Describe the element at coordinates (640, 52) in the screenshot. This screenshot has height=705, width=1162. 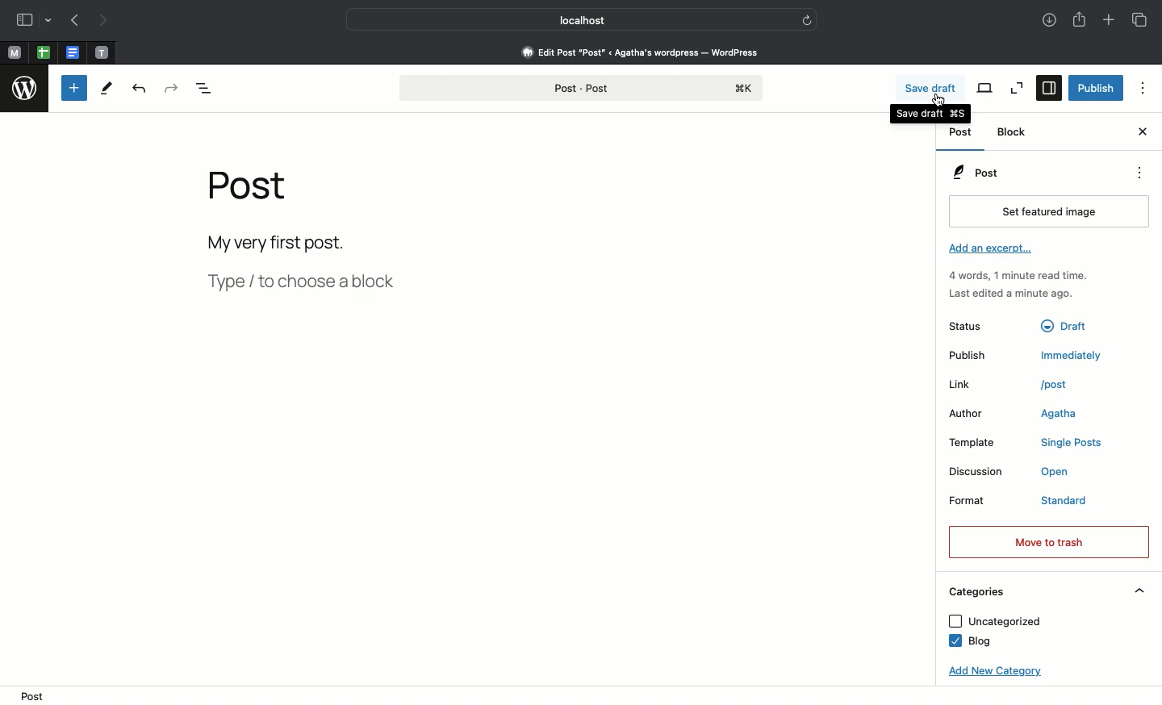
I see `Edit Post "Post" < Agatha's wordpress — WordPress` at that location.